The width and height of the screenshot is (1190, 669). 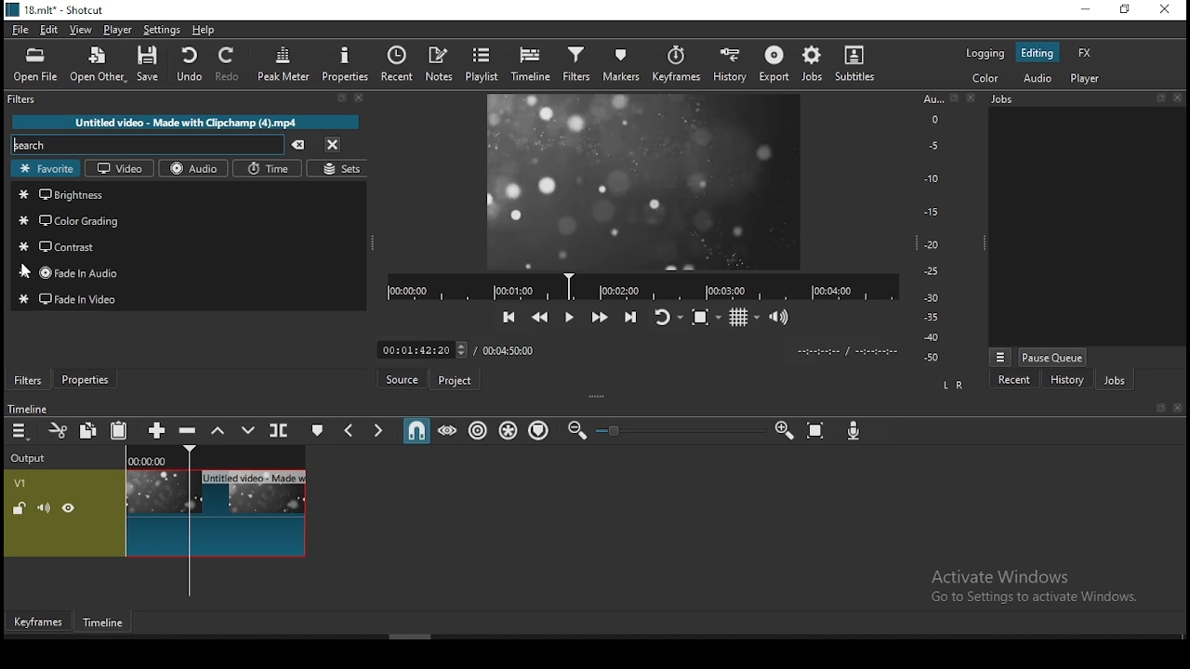 What do you see at coordinates (20, 429) in the screenshot?
I see `timeline settings` at bounding box center [20, 429].